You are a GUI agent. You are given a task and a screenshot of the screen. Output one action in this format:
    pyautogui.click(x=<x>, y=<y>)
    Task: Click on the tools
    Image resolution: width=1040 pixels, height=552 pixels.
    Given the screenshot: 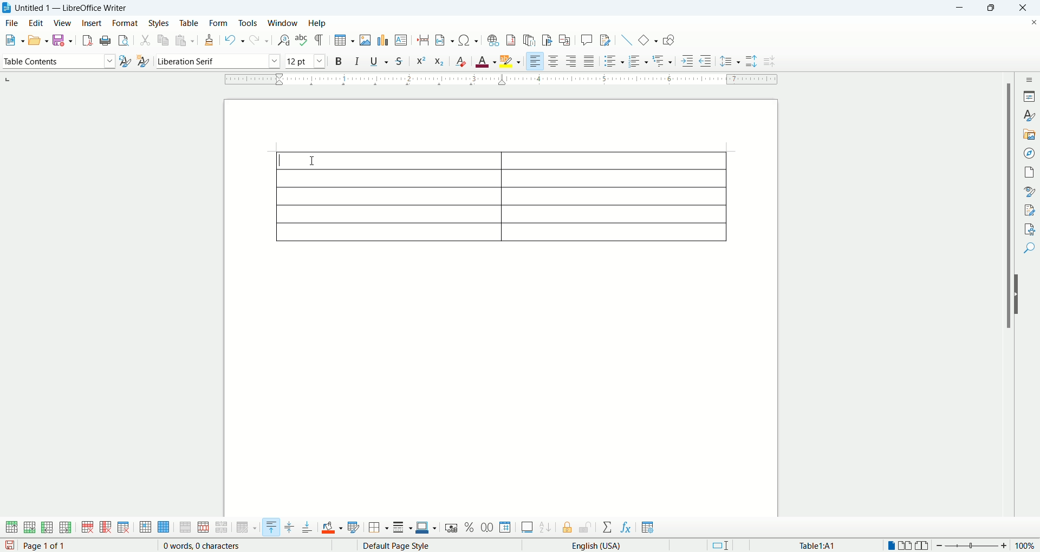 What is the action you would take?
    pyautogui.click(x=249, y=23)
    